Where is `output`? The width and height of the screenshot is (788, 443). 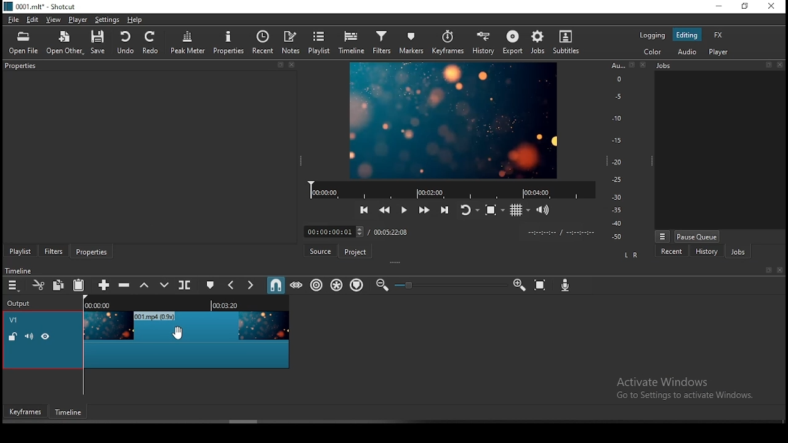
output is located at coordinates (23, 303).